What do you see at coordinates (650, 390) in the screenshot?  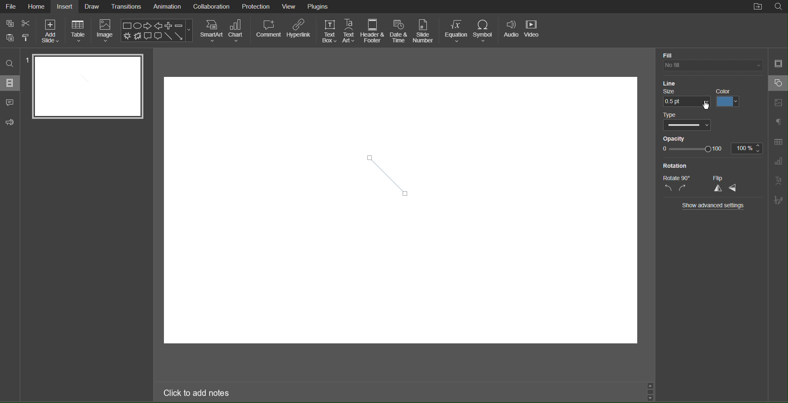 I see `Scroll Up and Down buttons` at bounding box center [650, 390].